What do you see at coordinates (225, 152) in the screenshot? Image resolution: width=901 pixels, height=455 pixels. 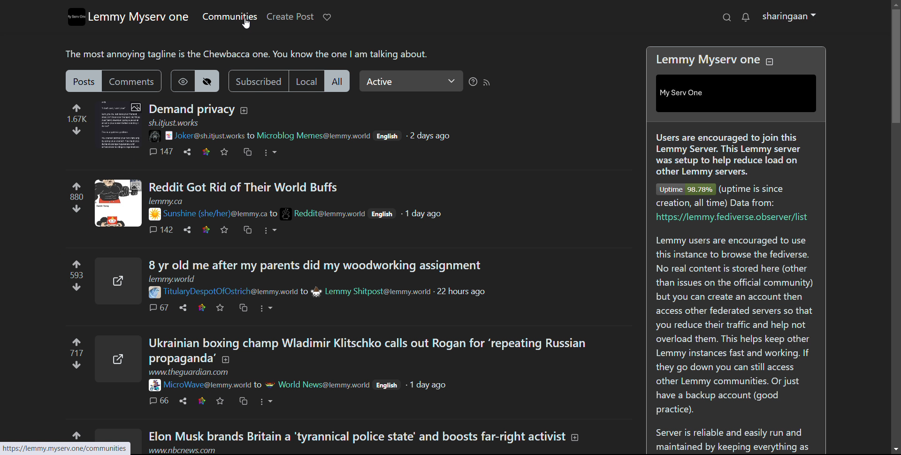 I see `save` at bounding box center [225, 152].